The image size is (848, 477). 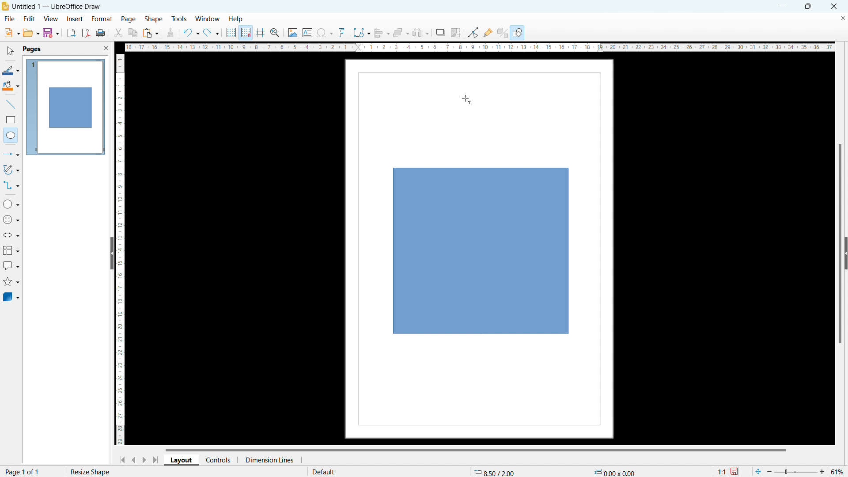 What do you see at coordinates (11, 169) in the screenshot?
I see `curves and polygonas` at bounding box center [11, 169].